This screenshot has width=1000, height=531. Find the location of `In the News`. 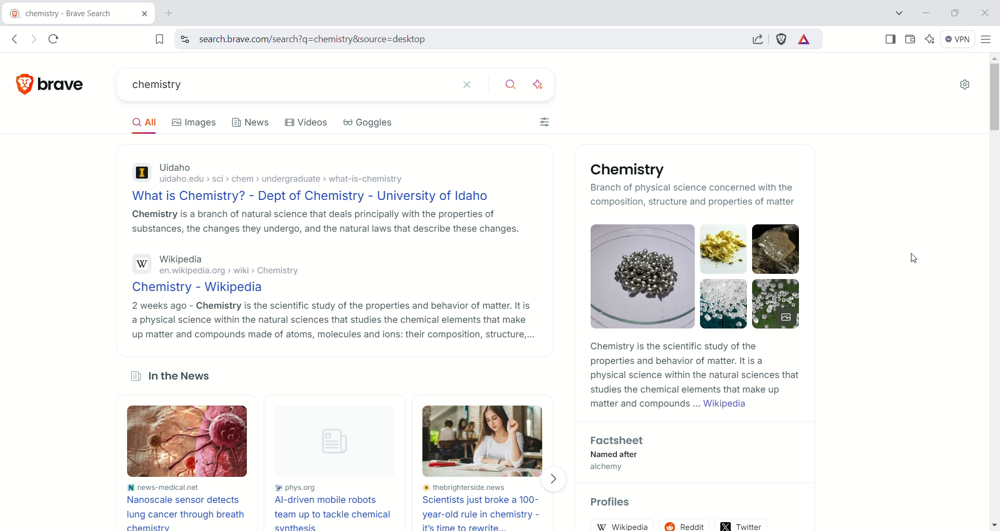

In the News is located at coordinates (169, 378).